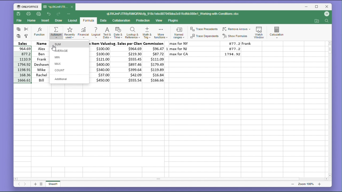 This screenshot has height=192, width=342. I want to click on insert, so click(46, 21).